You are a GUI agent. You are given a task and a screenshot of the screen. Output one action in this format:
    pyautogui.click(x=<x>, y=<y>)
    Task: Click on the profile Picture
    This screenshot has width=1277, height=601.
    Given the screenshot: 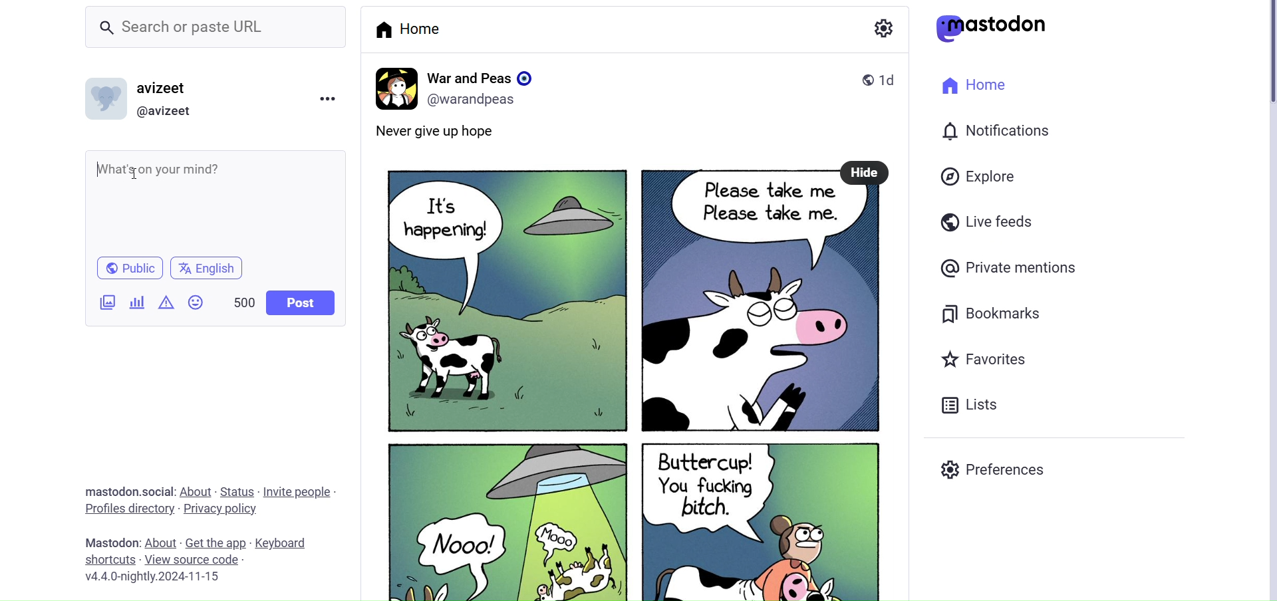 What is the action you would take?
    pyautogui.click(x=394, y=86)
    